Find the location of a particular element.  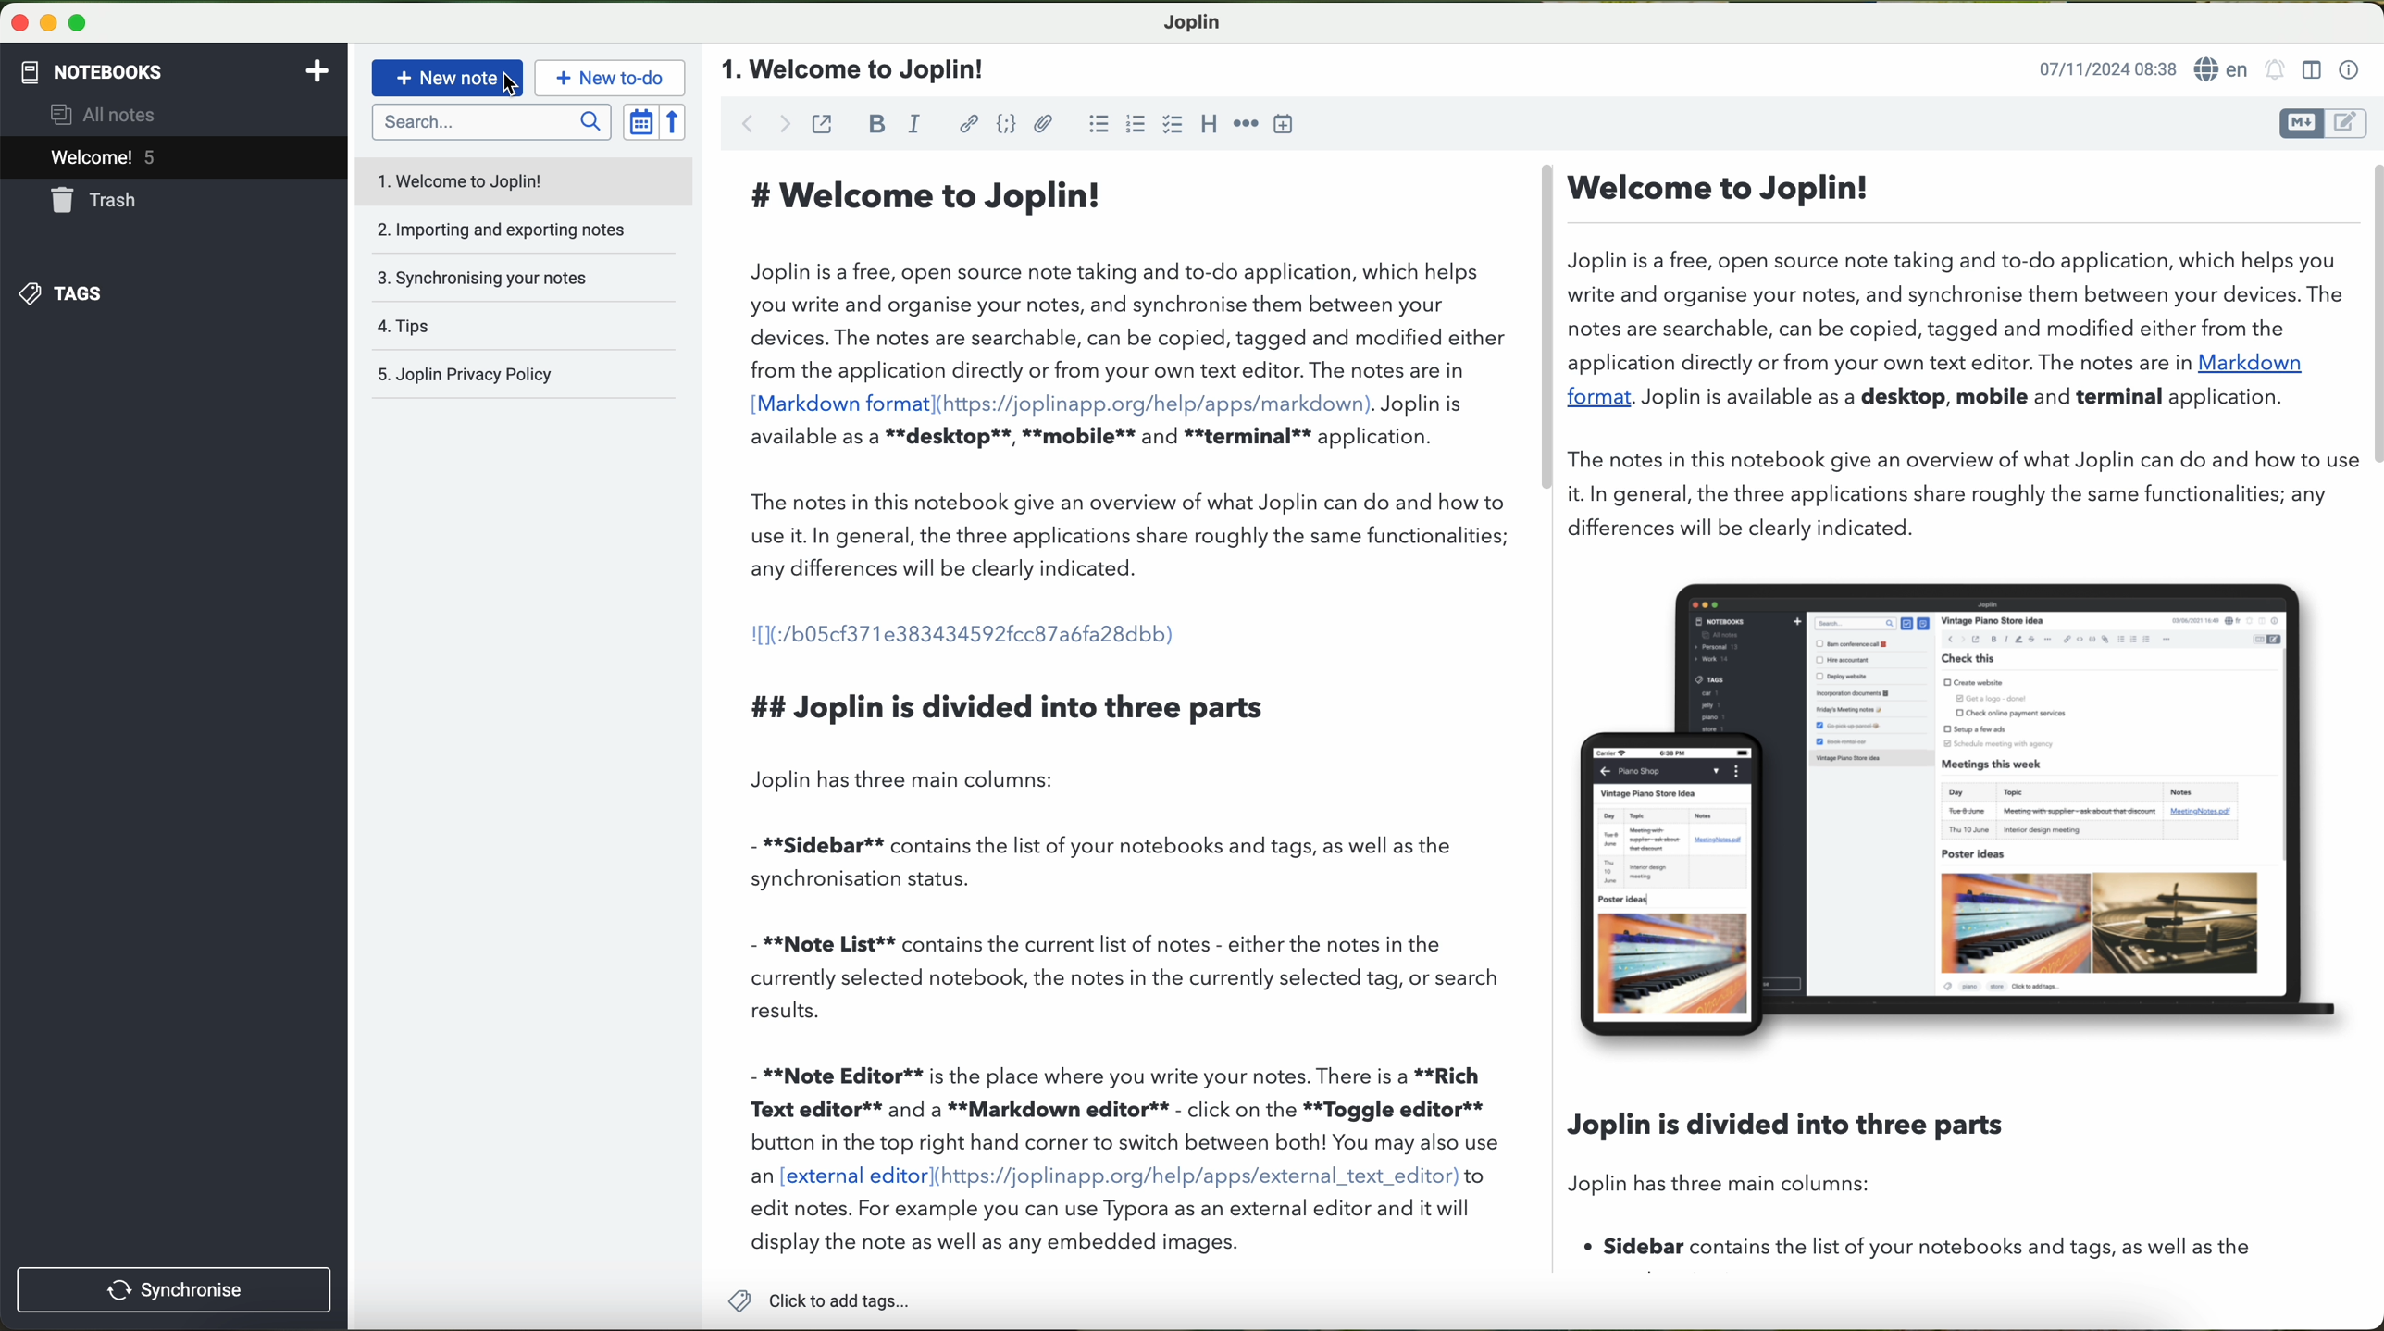

minimize is located at coordinates (44, 21).